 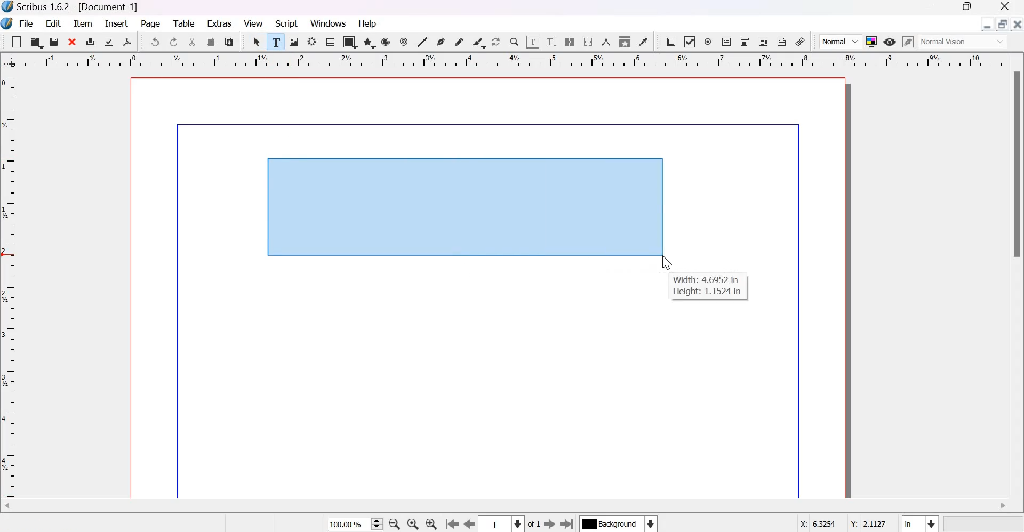 I want to click on Calligraphic line, so click(x=479, y=42).